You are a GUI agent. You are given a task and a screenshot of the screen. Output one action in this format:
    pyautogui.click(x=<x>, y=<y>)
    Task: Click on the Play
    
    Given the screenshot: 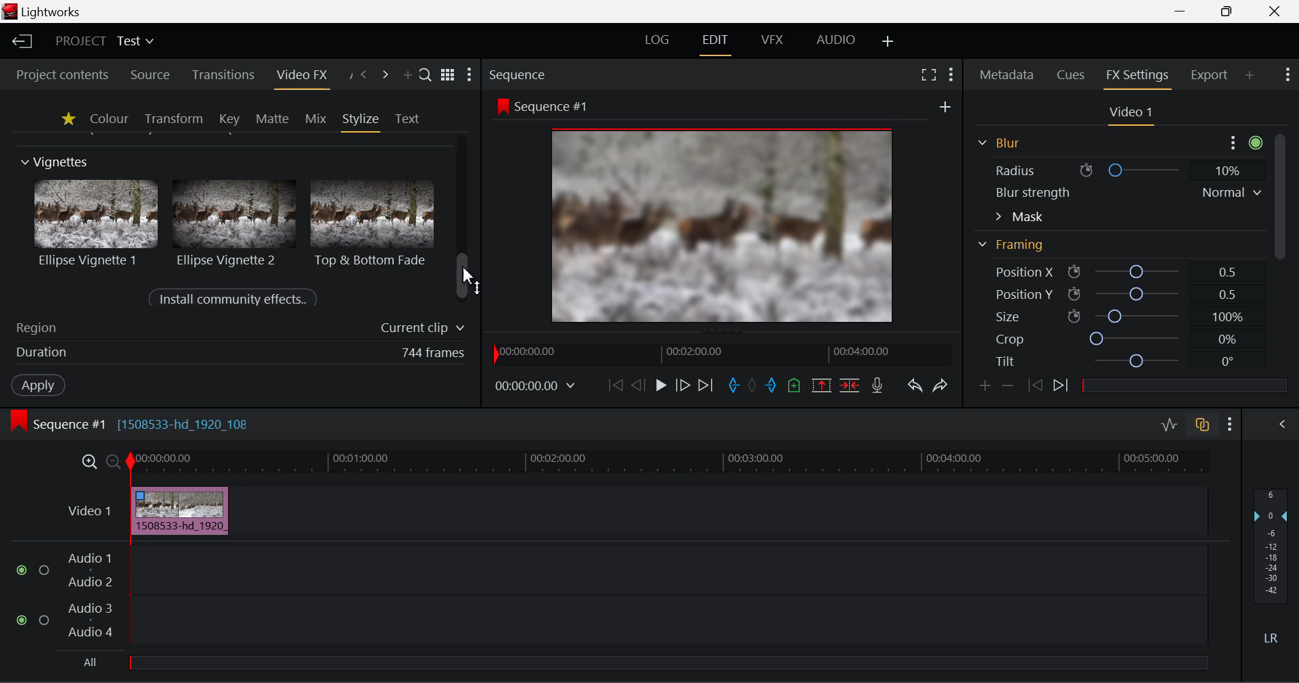 What is the action you would take?
    pyautogui.click(x=659, y=385)
    